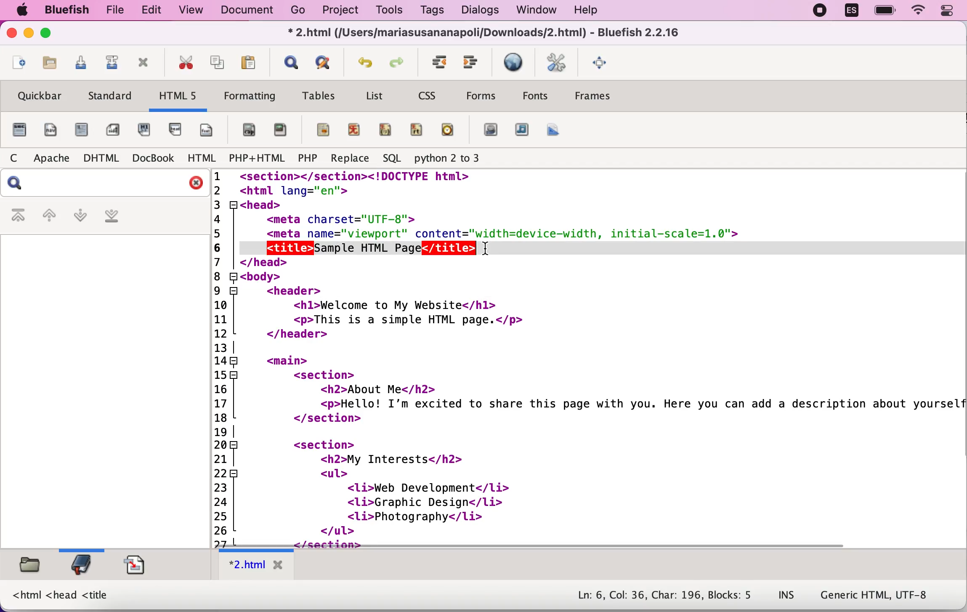  Describe the element at coordinates (418, 129) in the screenshot. I see `ruby text` at that location.